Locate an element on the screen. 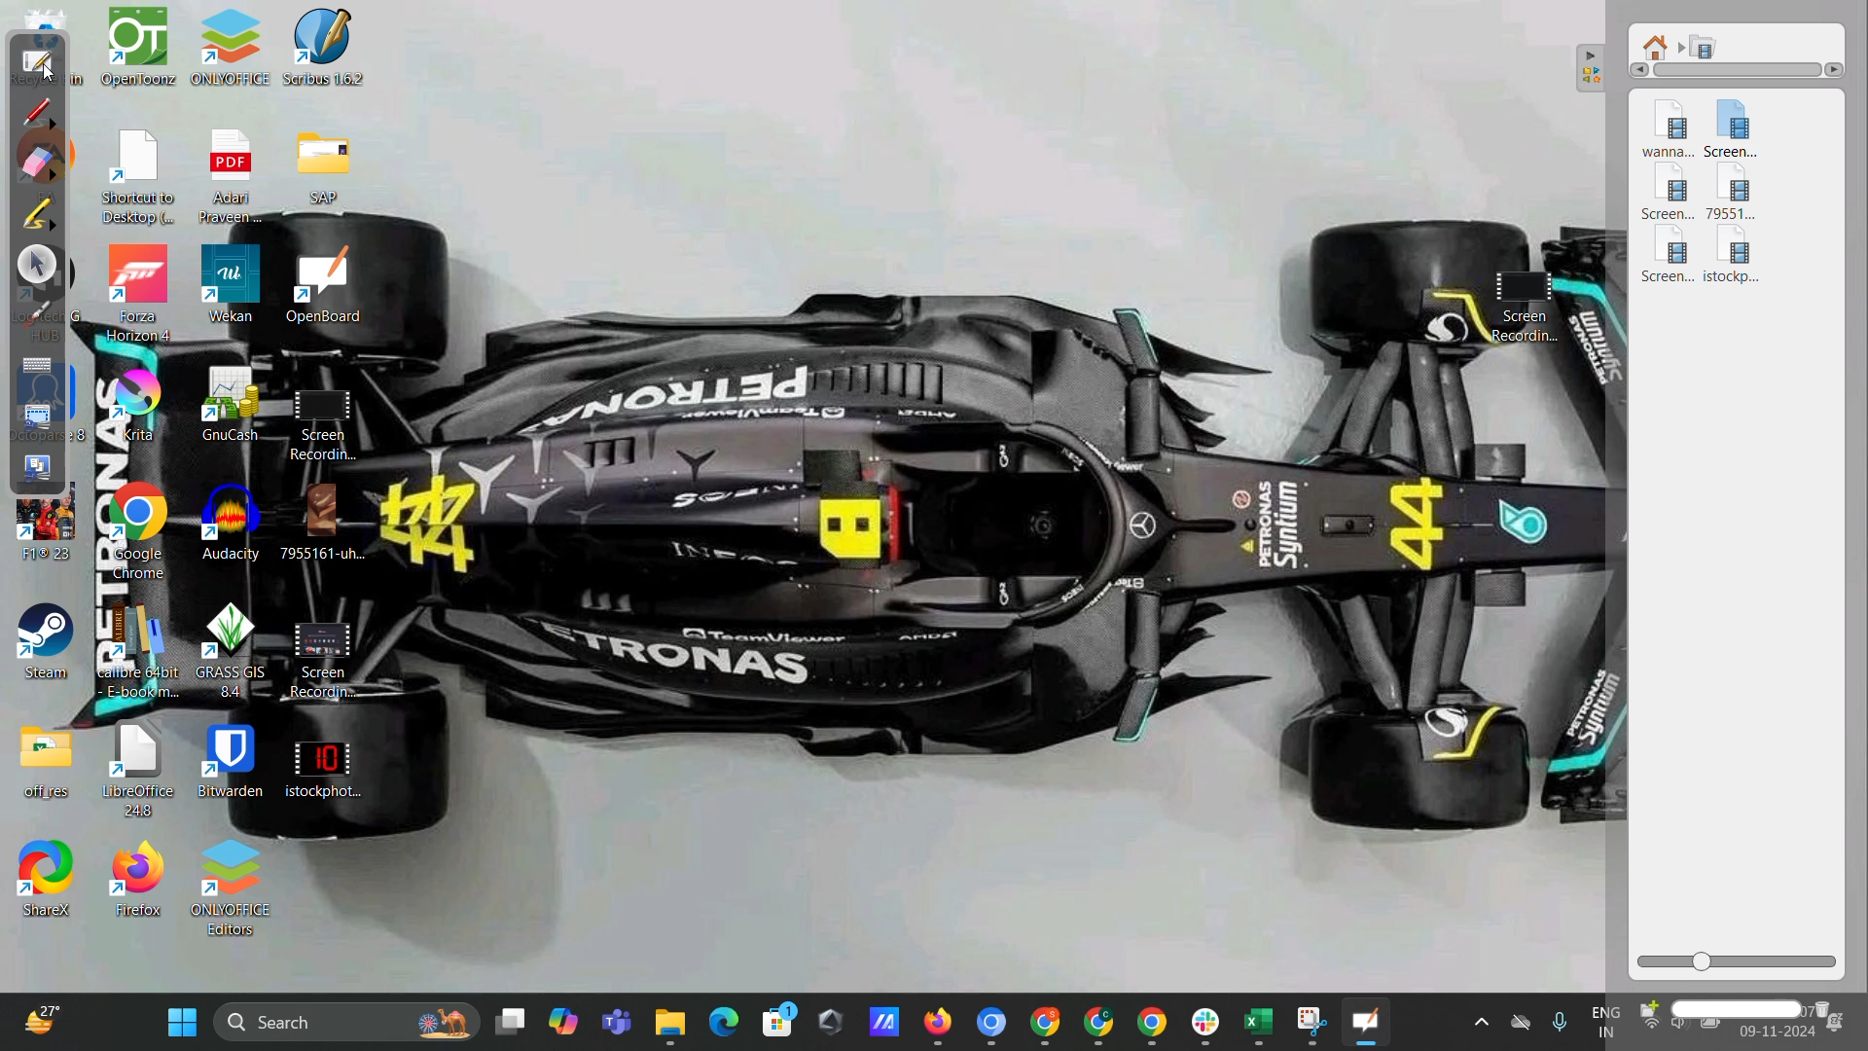  copilot is located at coordinates (561, 1025).